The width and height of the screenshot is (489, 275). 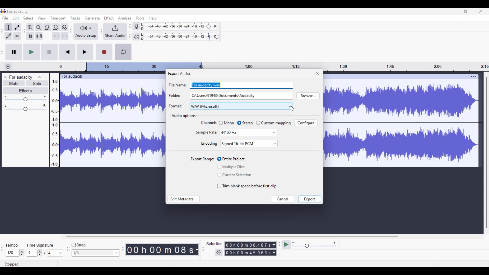 What do you see at coordinates (14, 83) in the screenshot?
I see `Mute` at bounding box center [14, 83].